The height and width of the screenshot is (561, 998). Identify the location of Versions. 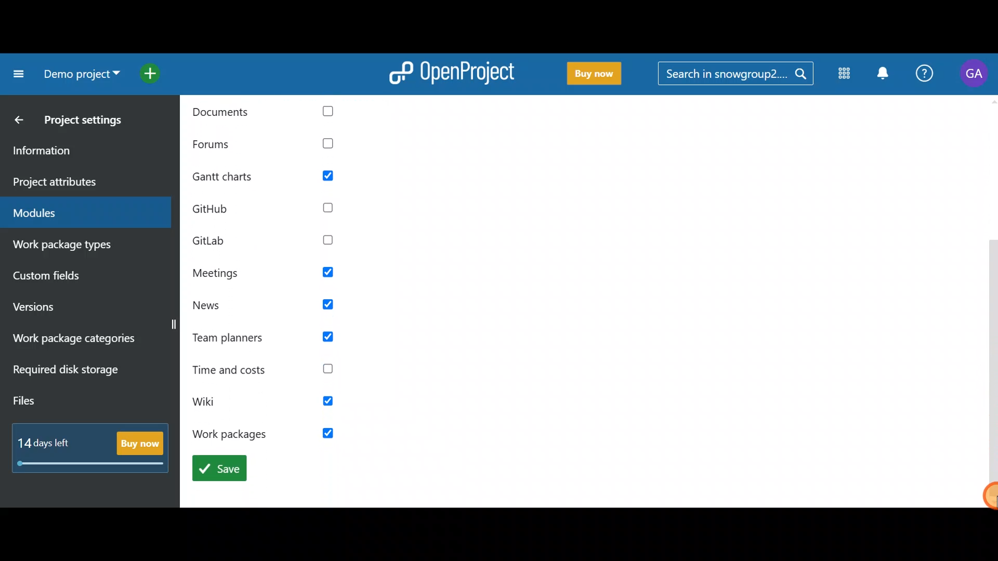
(54, 308).